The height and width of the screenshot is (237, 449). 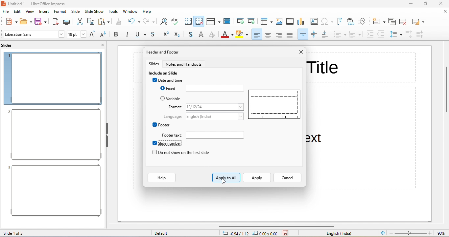 I want to click on text, so click(x=175, y=106).